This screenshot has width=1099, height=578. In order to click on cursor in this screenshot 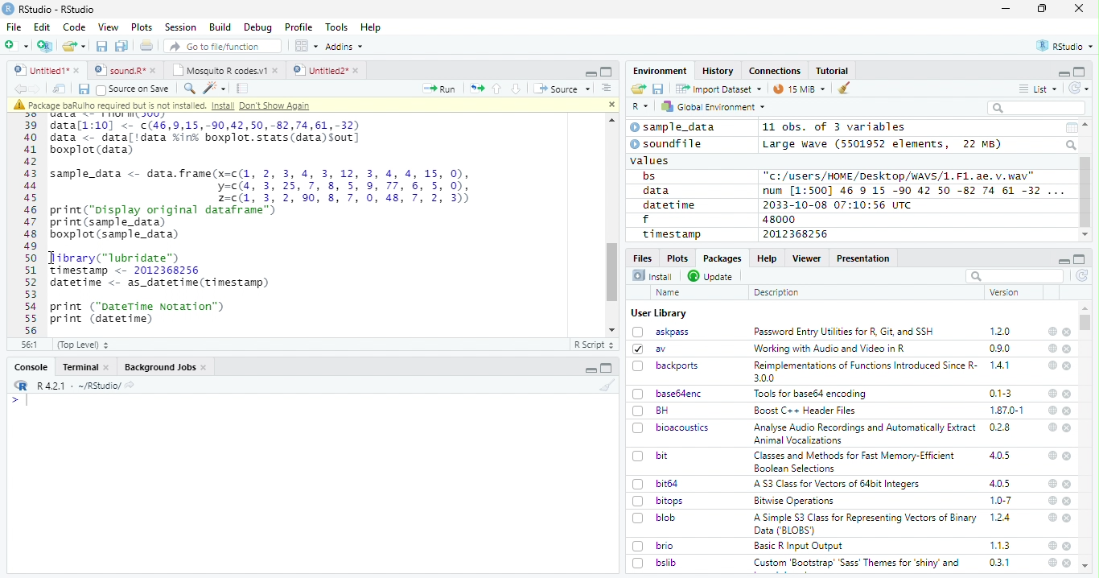, I will do `click(56, 258)`.